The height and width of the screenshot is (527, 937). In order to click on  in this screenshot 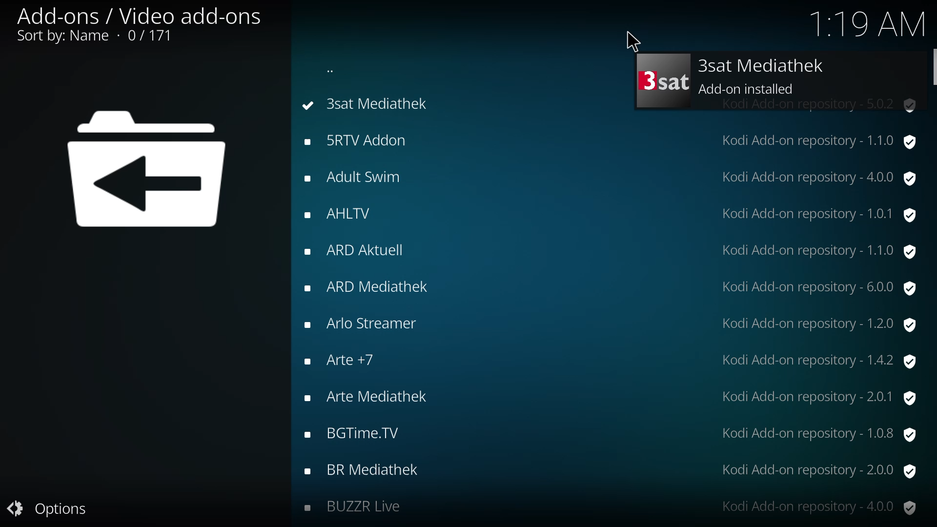, I will do `click(364, 325)`.